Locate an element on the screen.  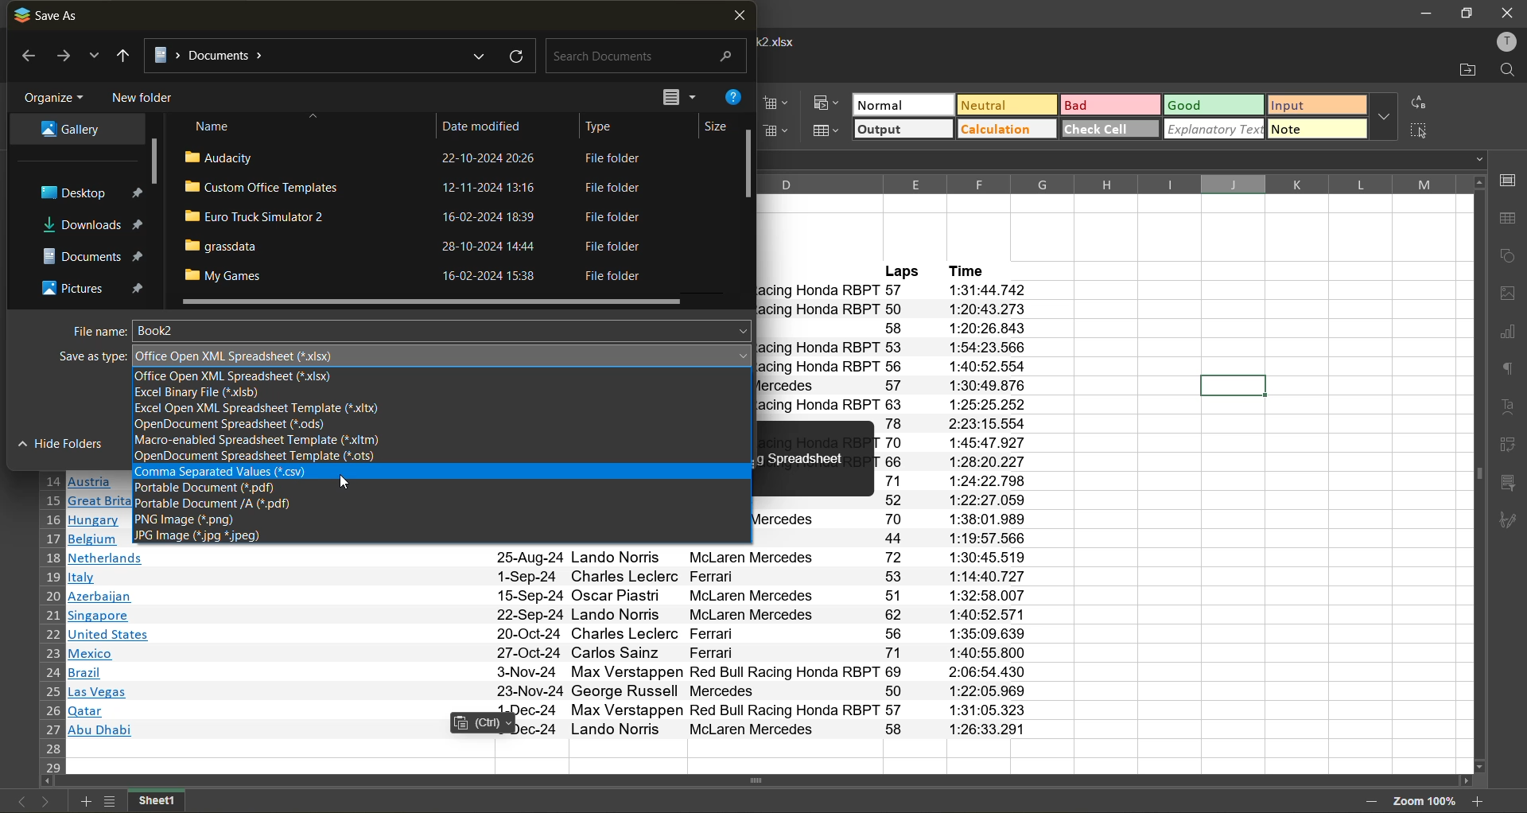
go to the history is located at coordinates (123, 56).